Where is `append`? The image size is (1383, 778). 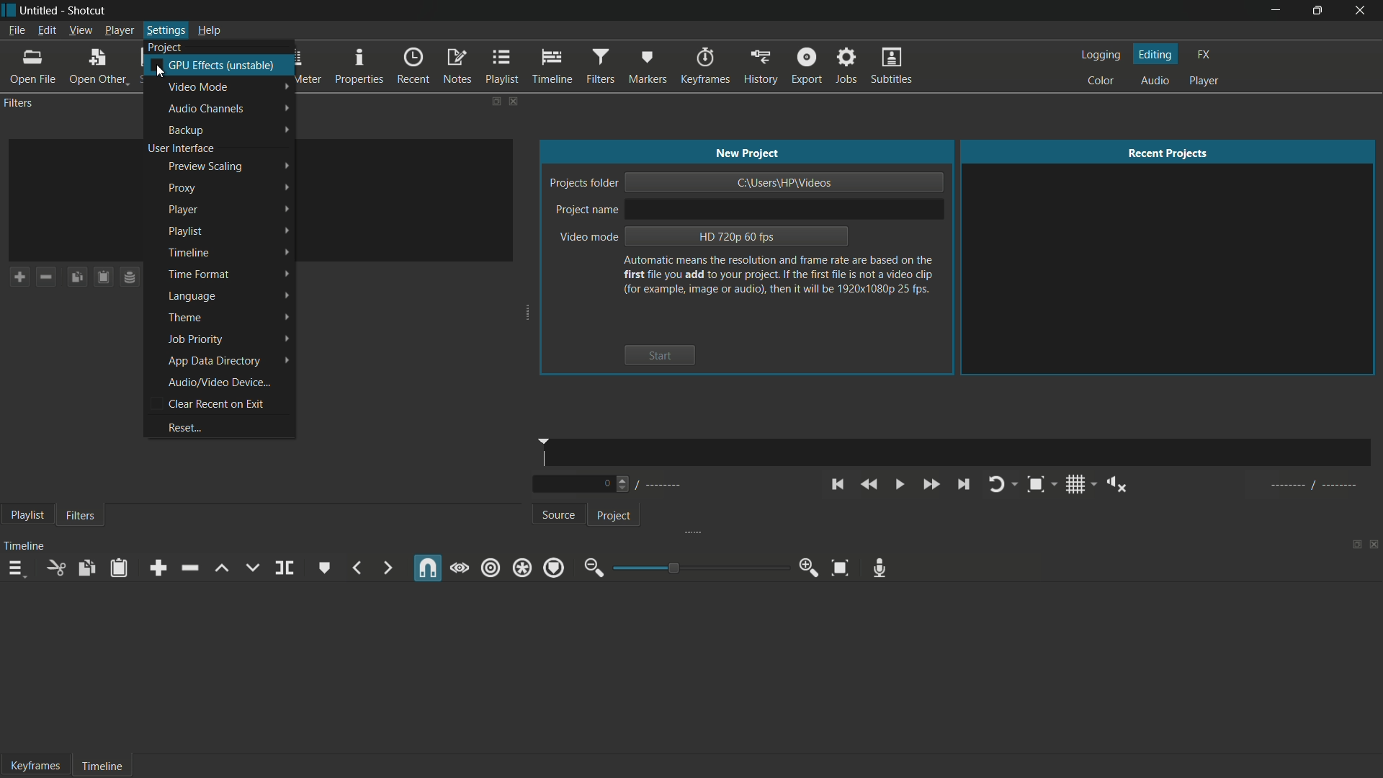
append is located at coordinates (158, 569).